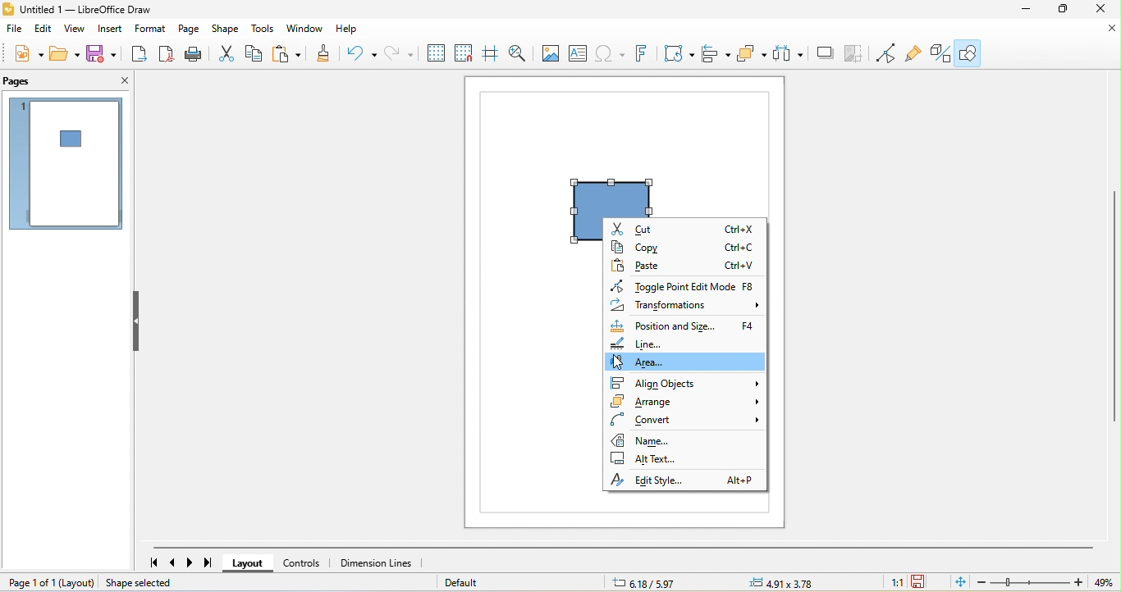  Describe the element at coordinates (462, 55) in the screenshot. I see `snap to grid` at that location.